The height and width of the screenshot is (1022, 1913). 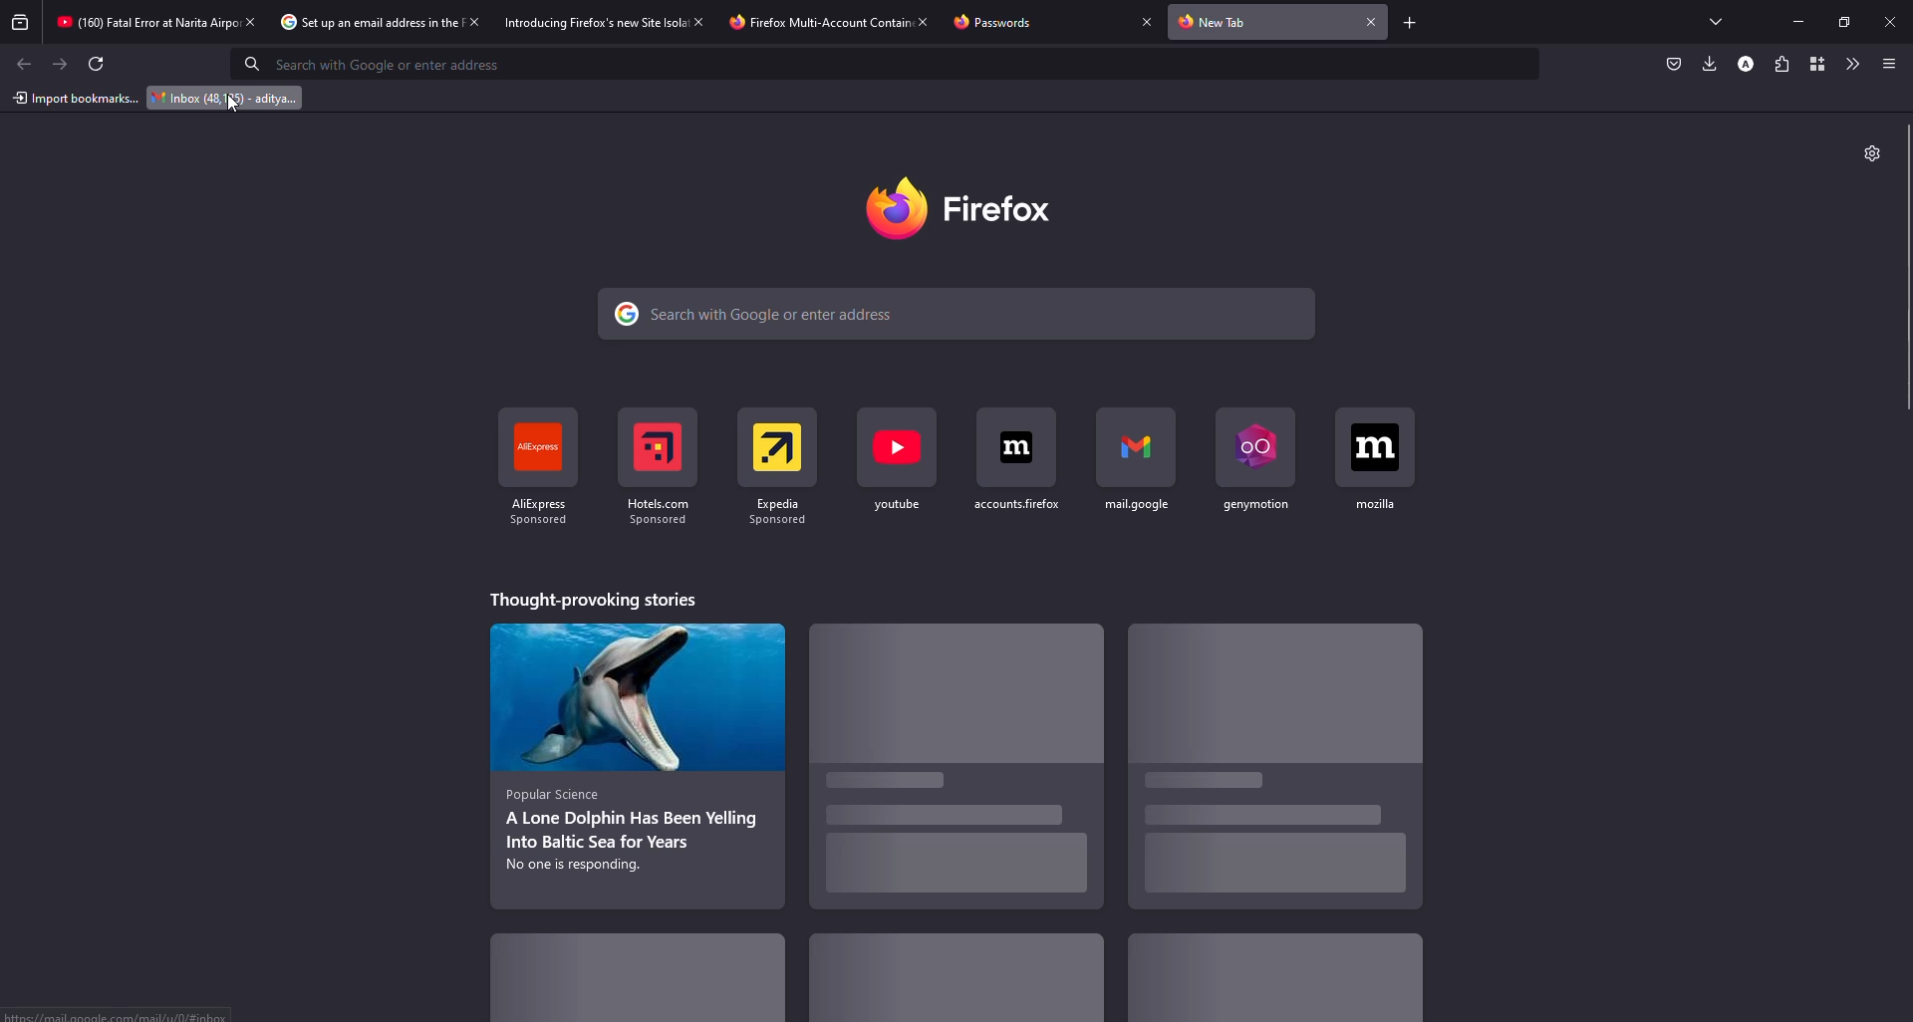 I want to click on Thought-provoking stories, so click(x=599, y=600).